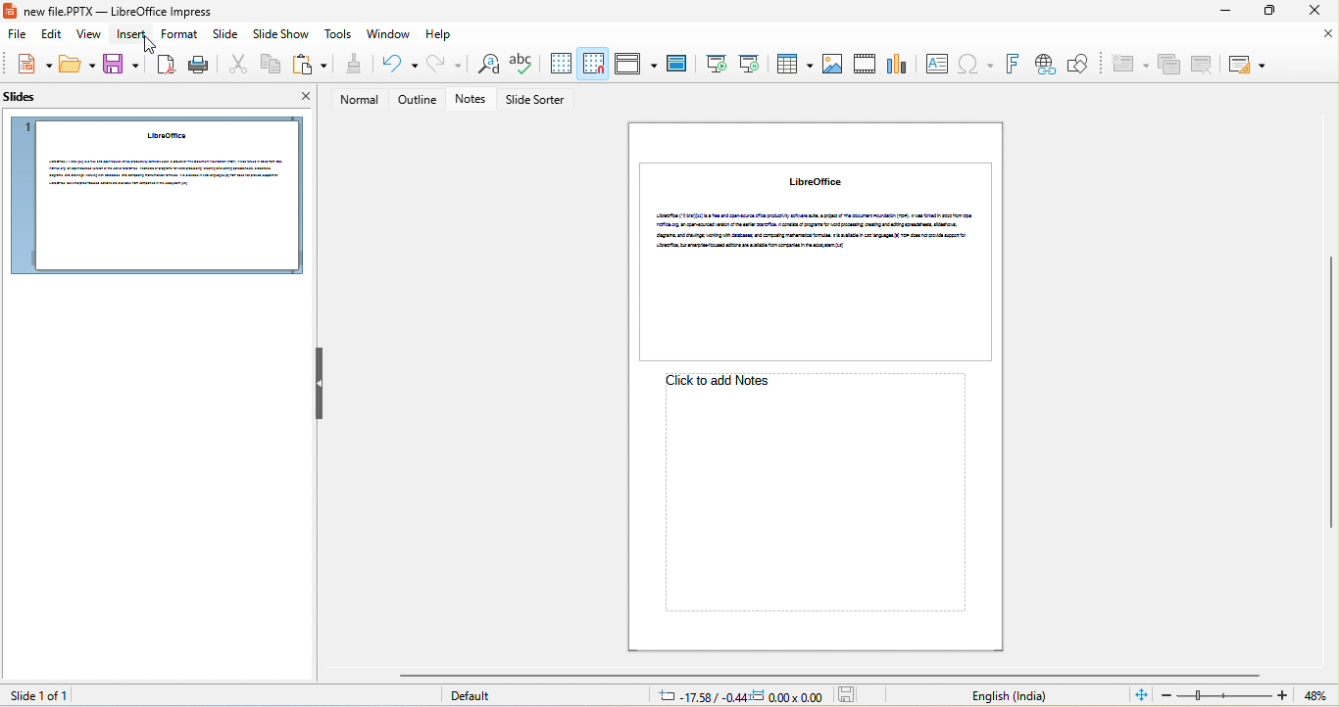 The height and width of the screenshot is (707, 1339). I want to click on normal, so click(354, 100).